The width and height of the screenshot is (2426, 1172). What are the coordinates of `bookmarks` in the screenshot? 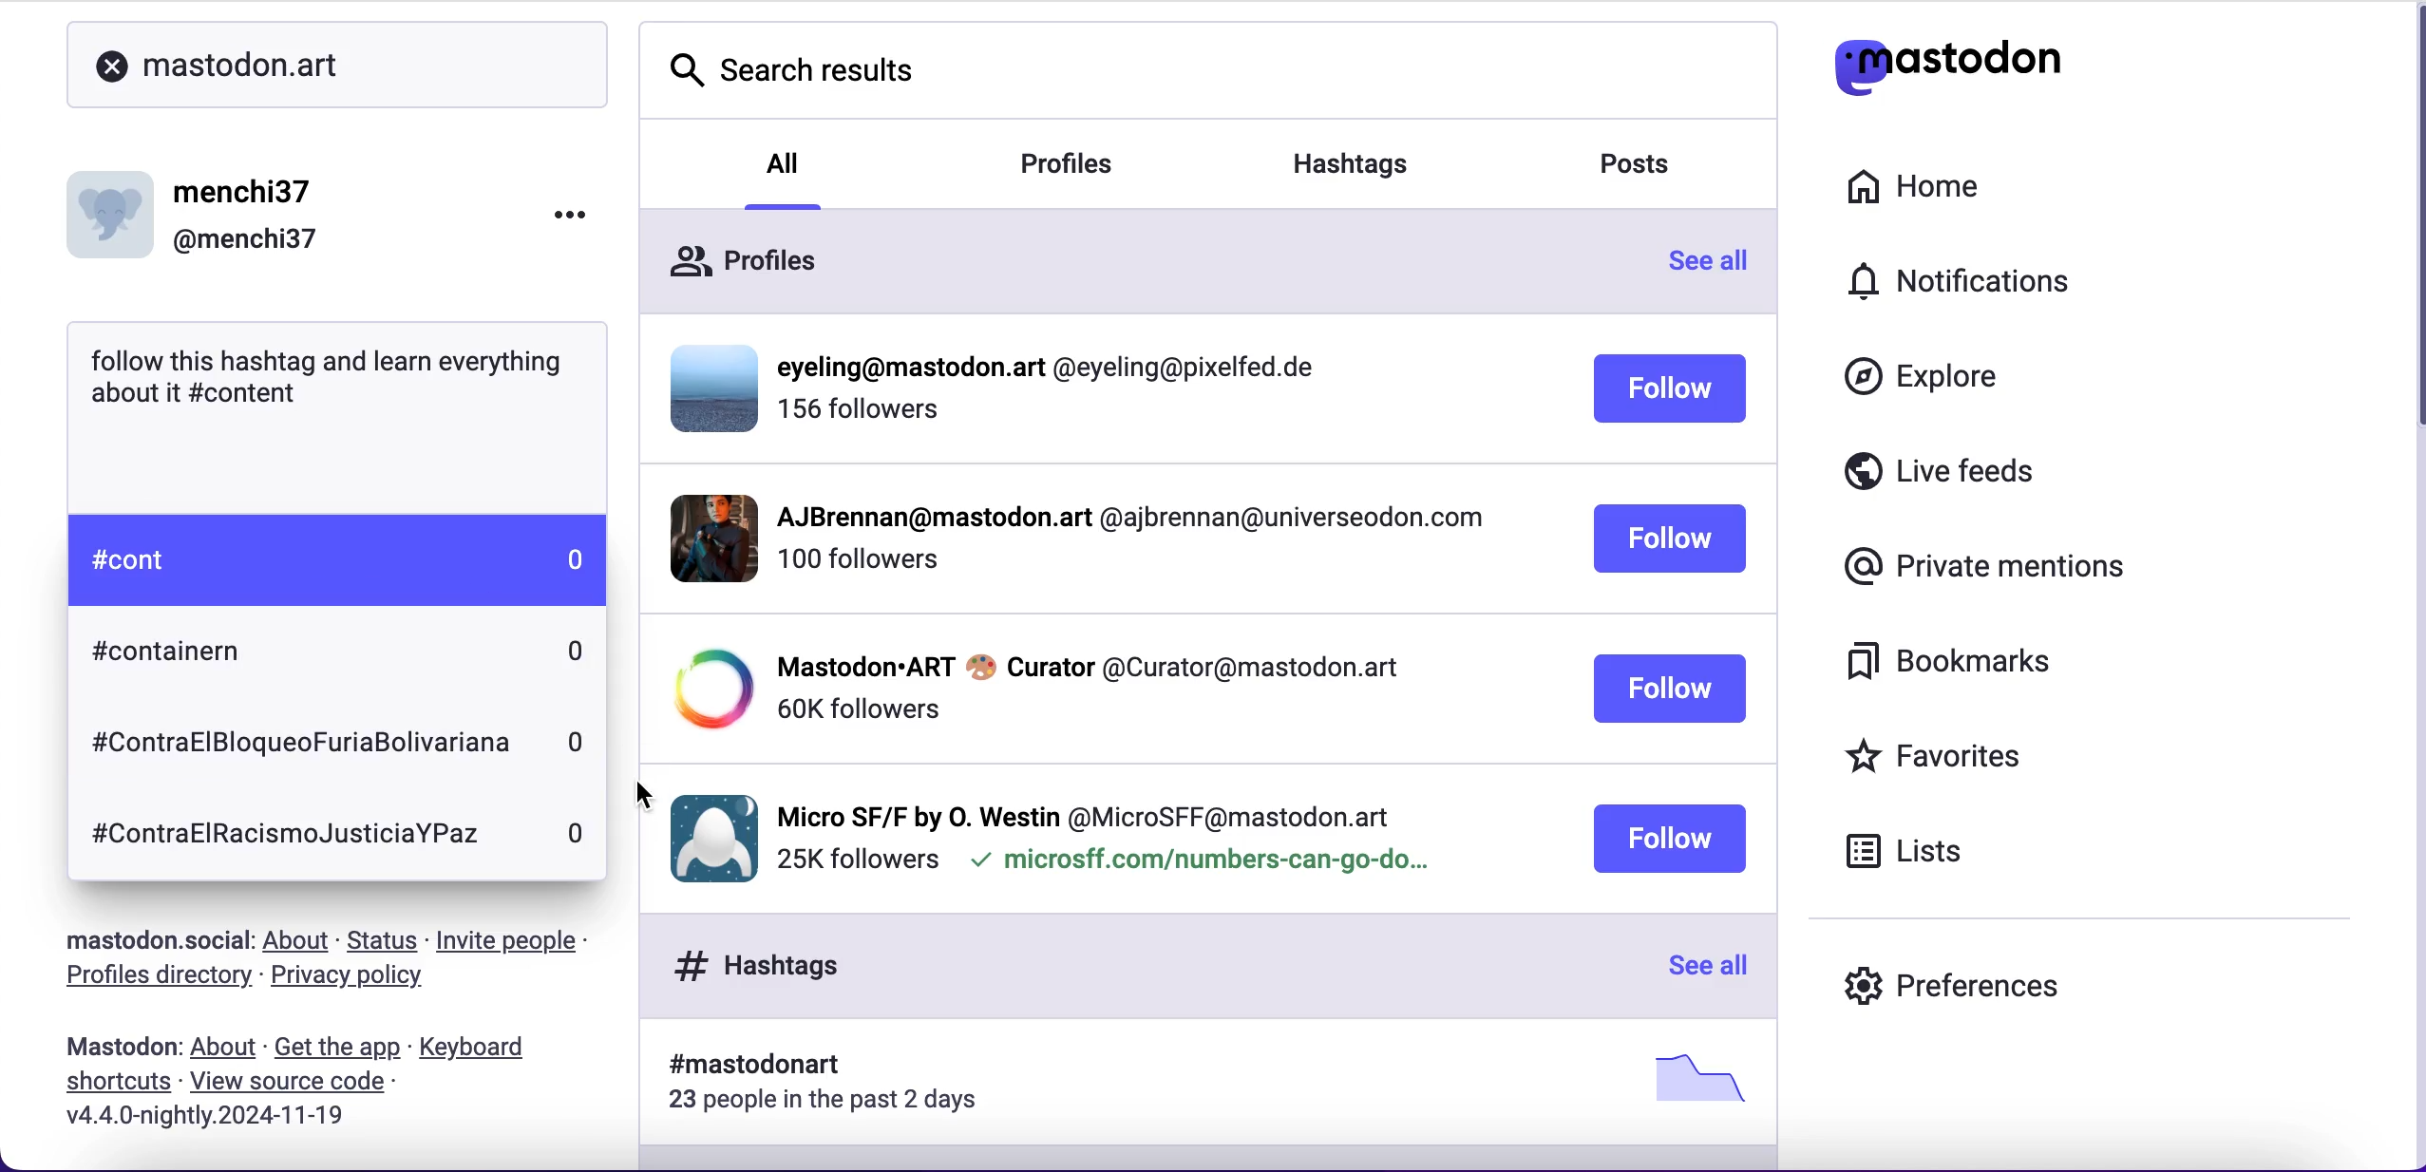 It's located at (1963, 669).